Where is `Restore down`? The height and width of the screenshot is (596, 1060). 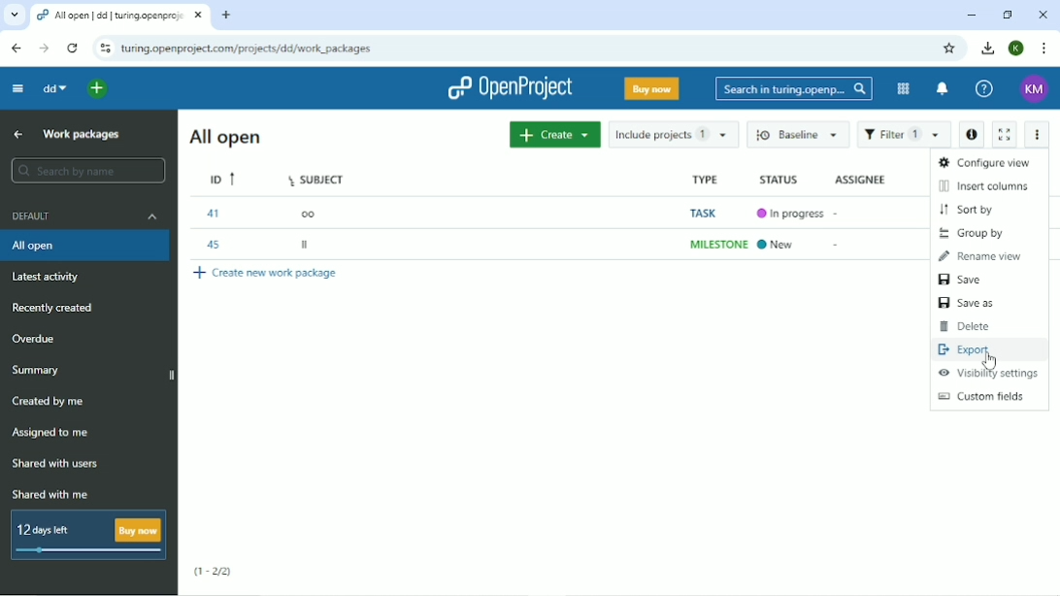
Restore down is located at coordinates (1008, 14).